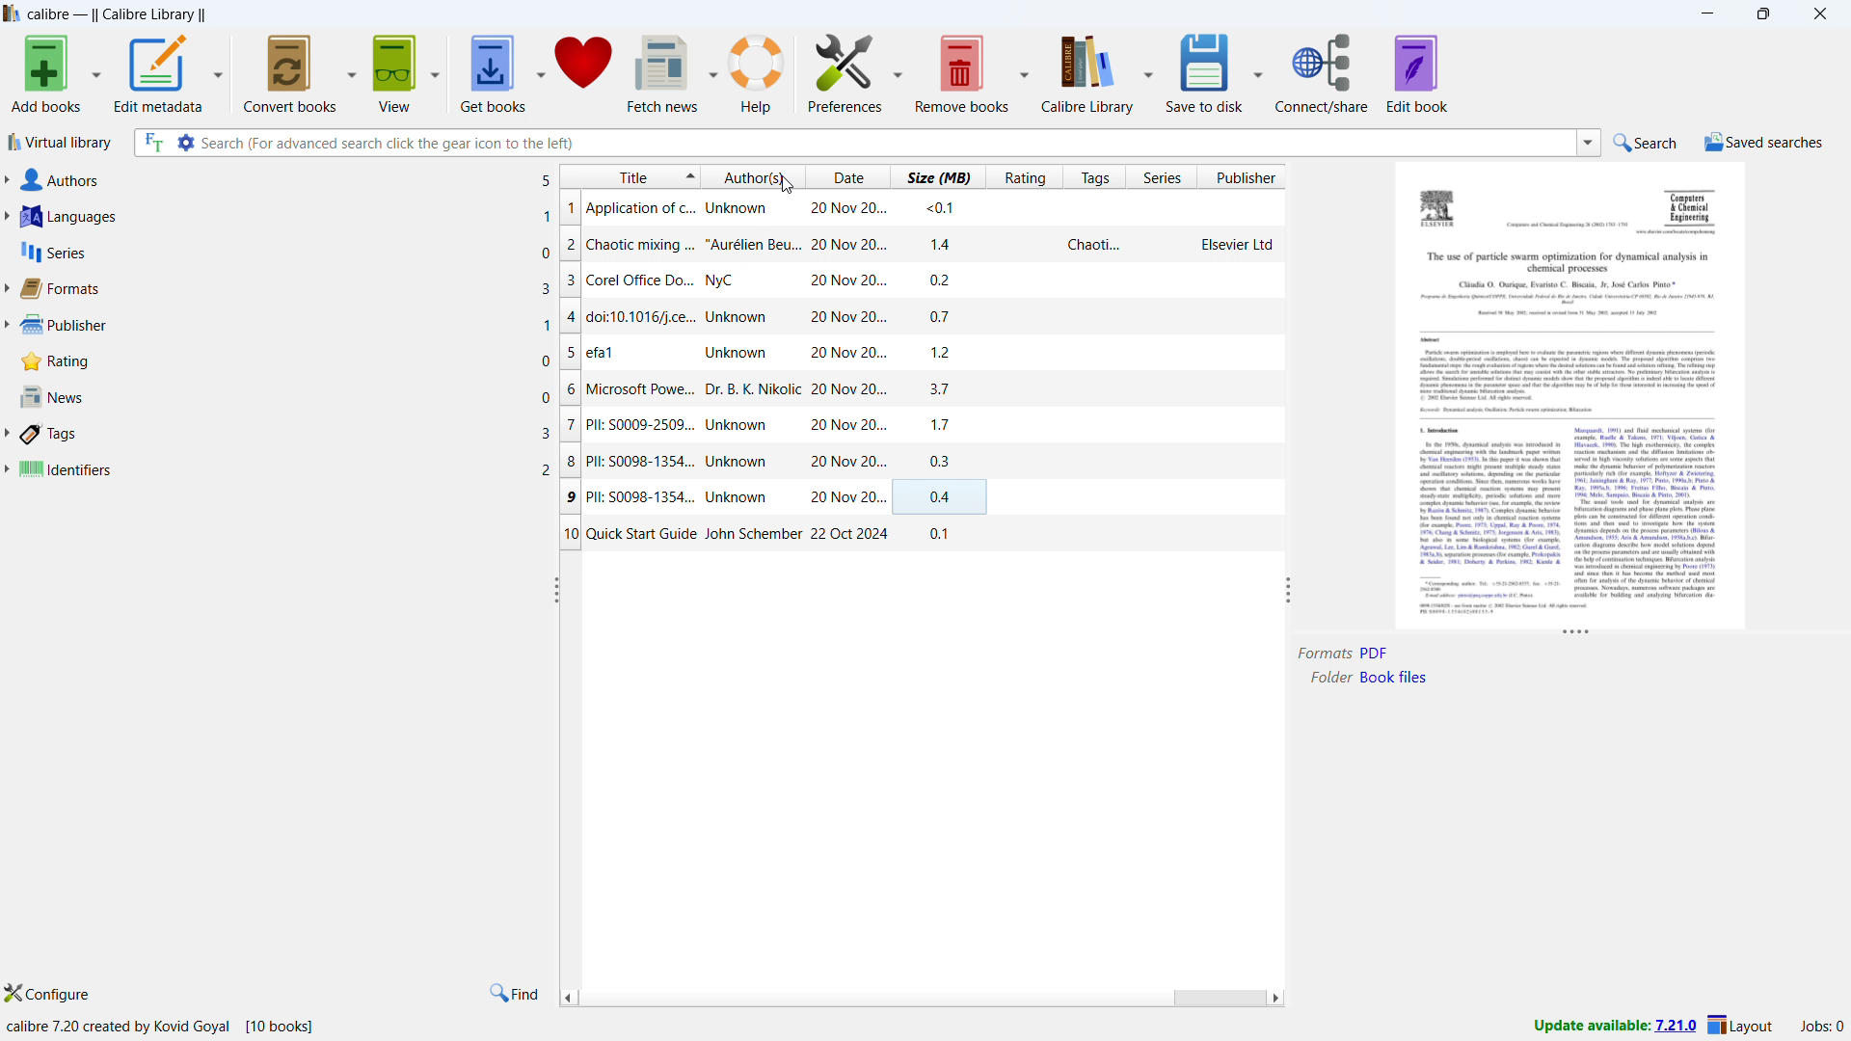 The image size is (1851, 1041). Describe the element at coordinates (1328, 677) in the screenshot. I see `Folder` at that location.